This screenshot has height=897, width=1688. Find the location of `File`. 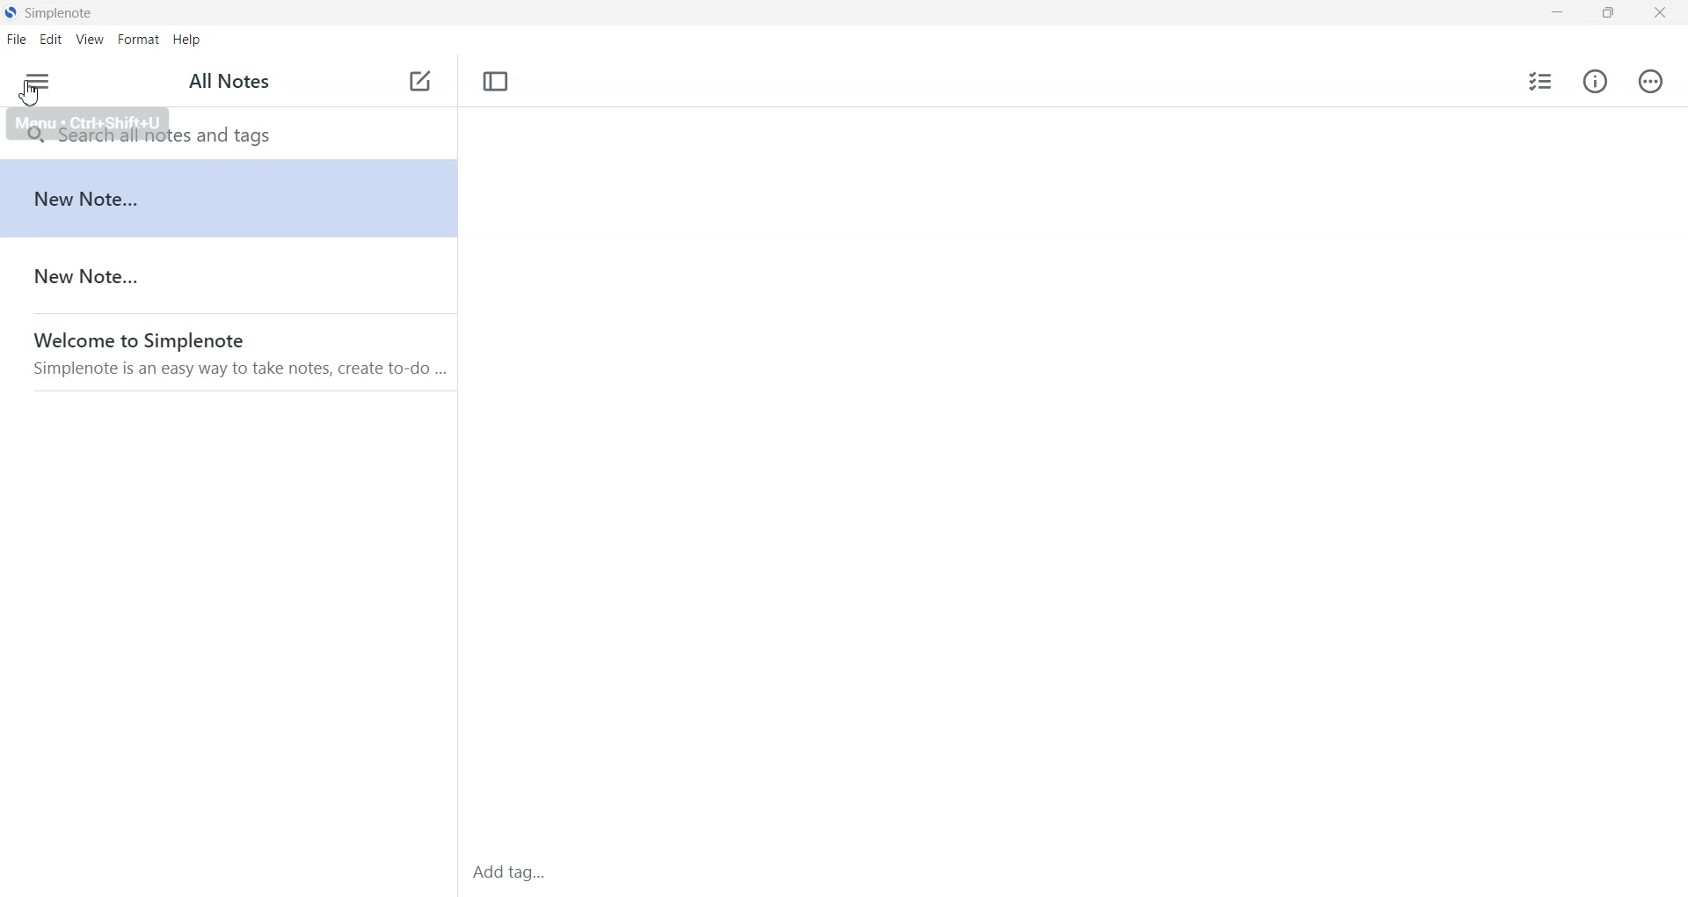

File is located at coordinates (18, 39).